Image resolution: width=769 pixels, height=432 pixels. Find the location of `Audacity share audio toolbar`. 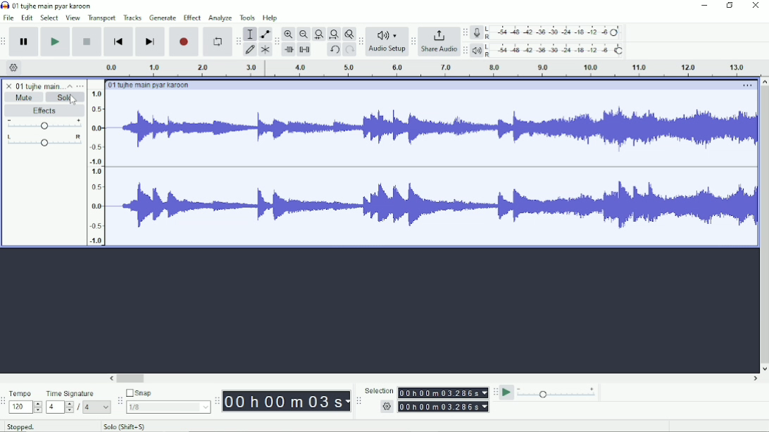

Audacity share audio toolbar is located at coordinates (413, 41).